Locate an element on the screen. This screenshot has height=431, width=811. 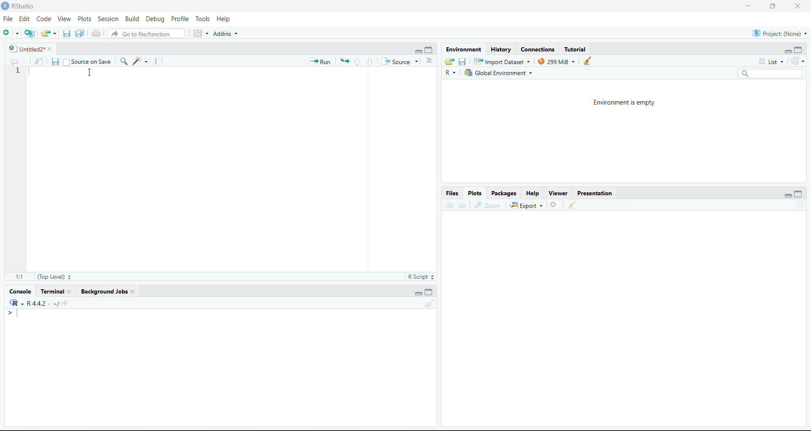
minimize is located at coordinates (417, 51).